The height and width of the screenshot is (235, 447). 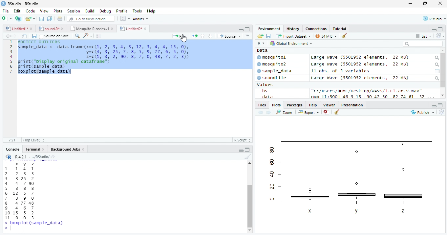 What do you see at coordinates (262, 105) in the screenshot?
I see `Files` at bounding box center [262, 105].